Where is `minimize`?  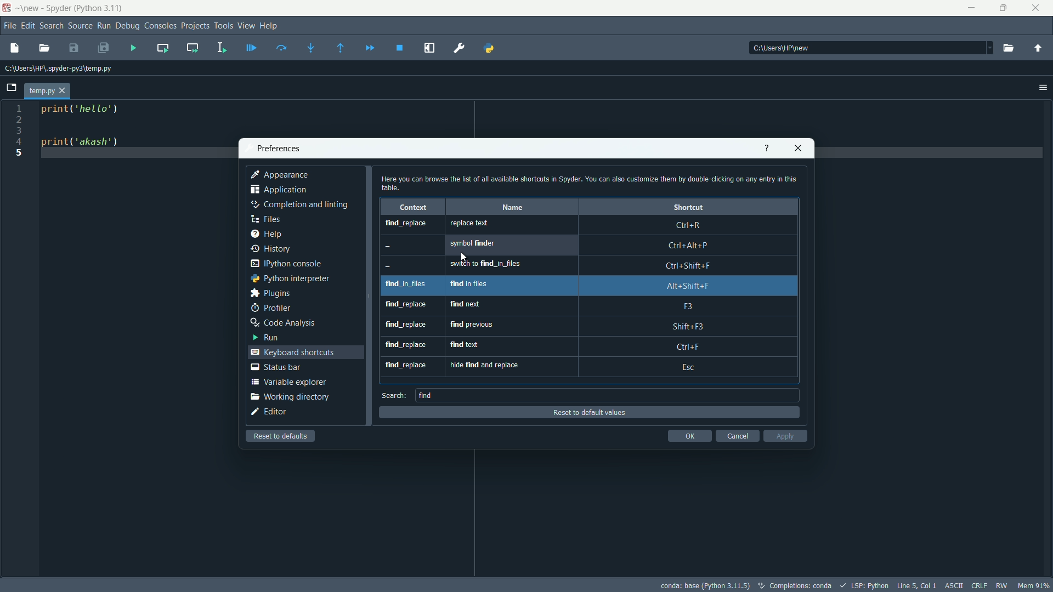 minimize is located at coordinates (971, 7).